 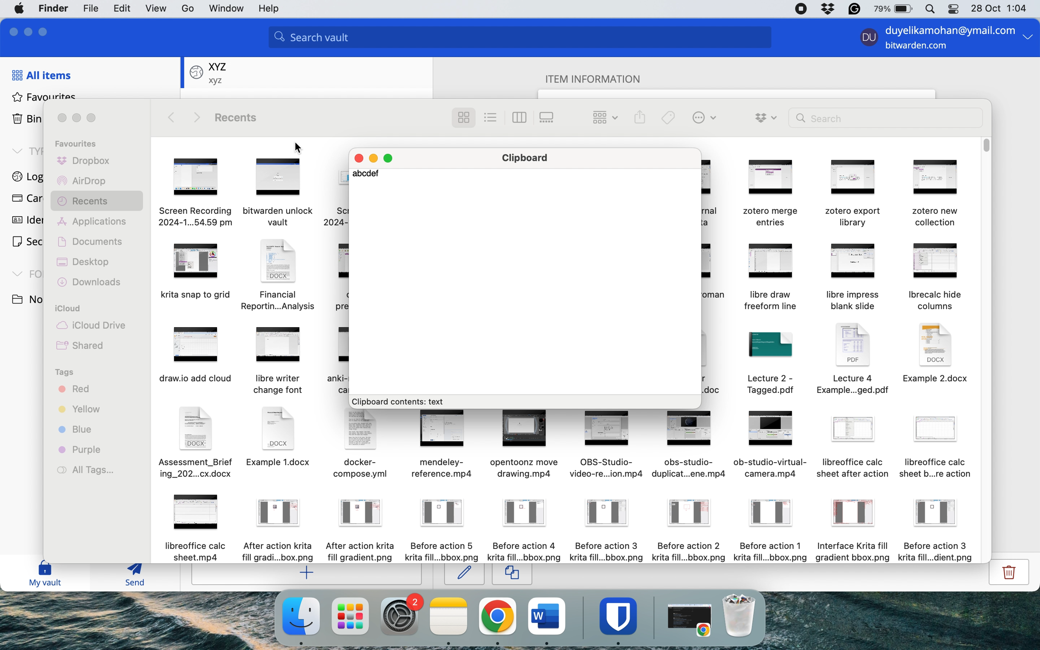 I want to click on spotlight search, so click(x=929, y=9).